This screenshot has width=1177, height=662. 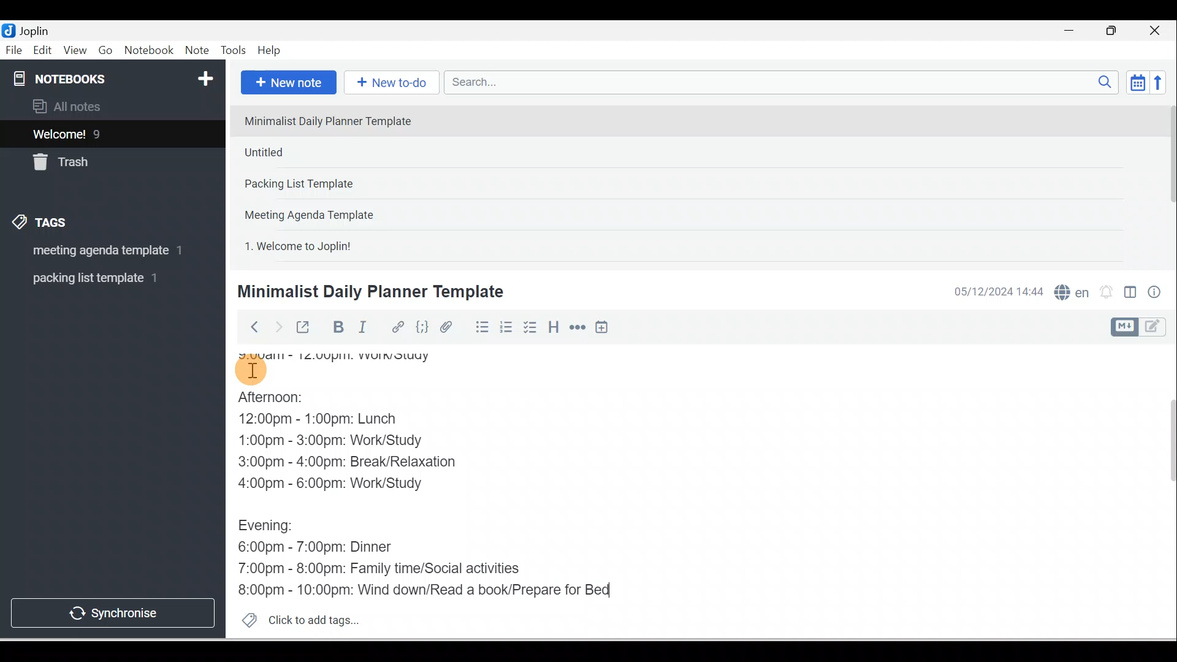 What do you see at coordinates (115, 76) in the screenshot?
I see `Notebooks` at bounding box center [115, 76].